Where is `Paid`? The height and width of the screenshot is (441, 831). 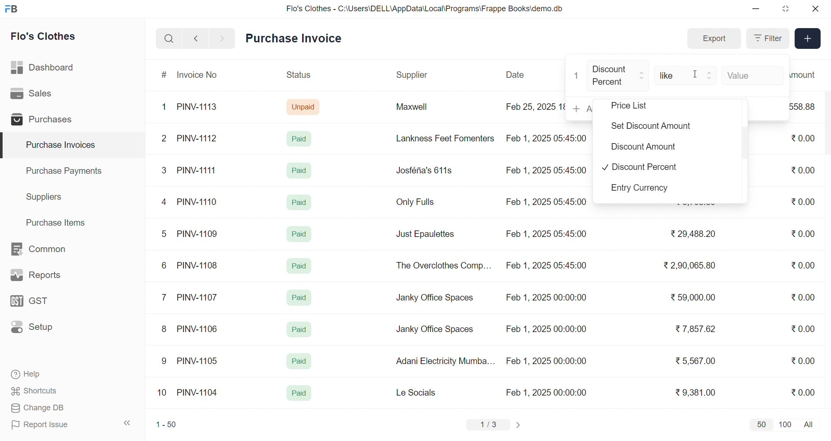
Paid is located at coordinates (300, 329).